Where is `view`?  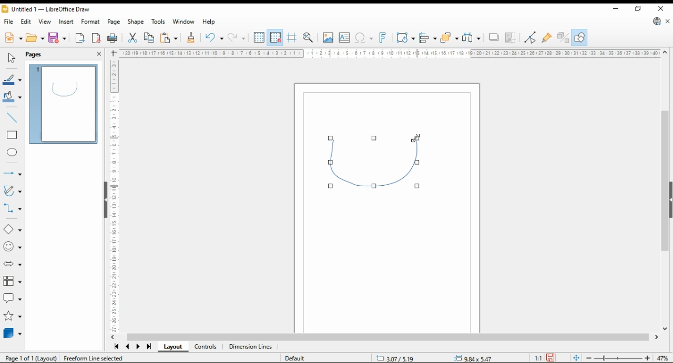
view is located at coordinates (44, 21).